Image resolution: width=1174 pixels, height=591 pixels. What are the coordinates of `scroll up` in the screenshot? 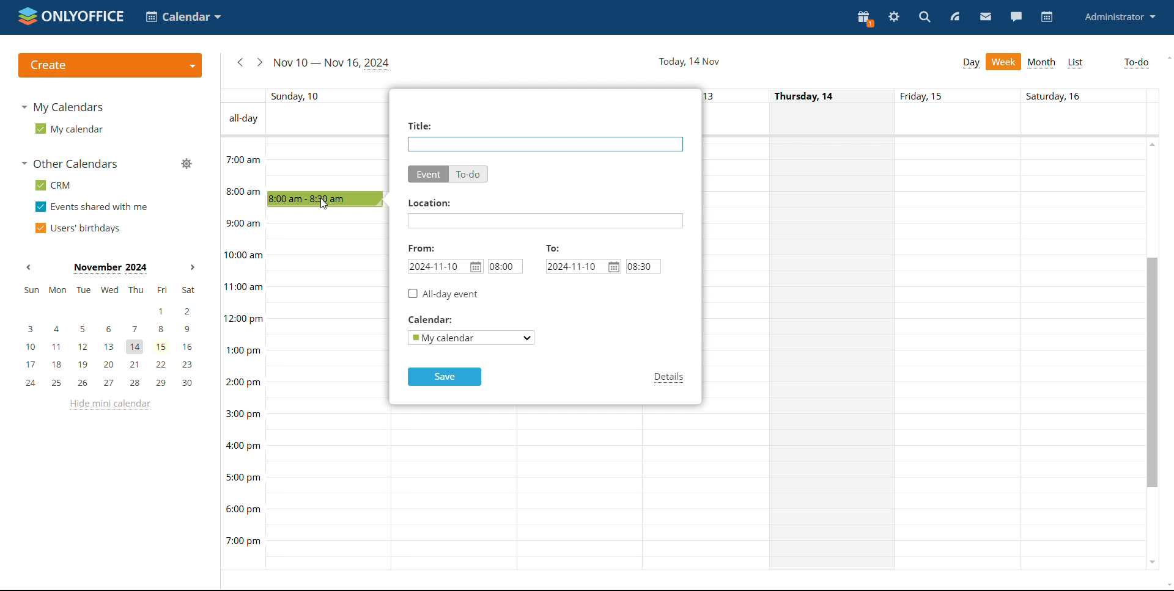 It's located at (1167, 57).